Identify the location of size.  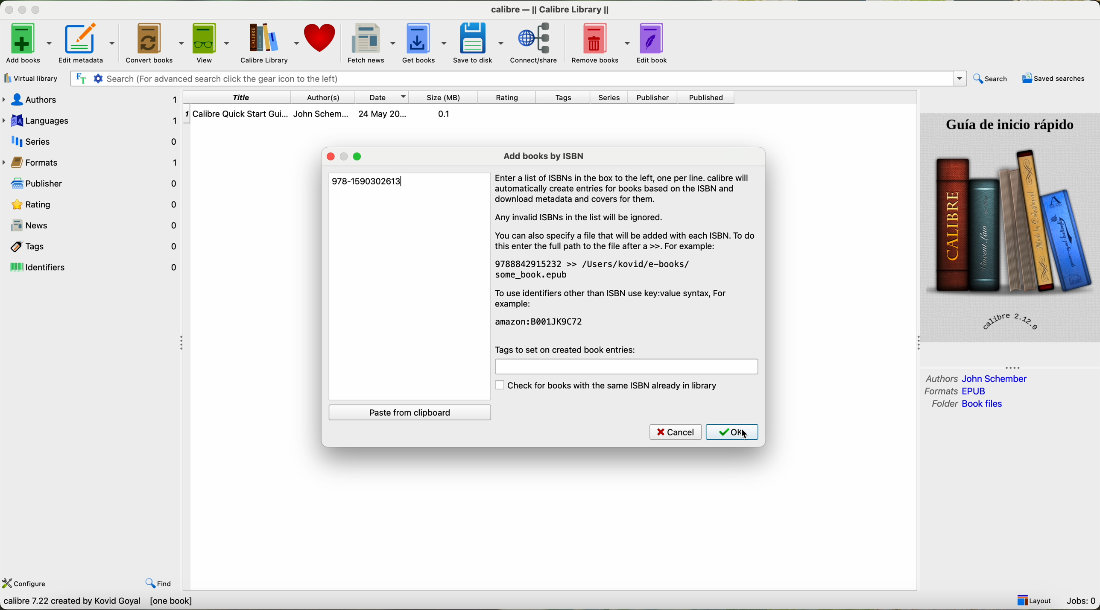
(445, 97).